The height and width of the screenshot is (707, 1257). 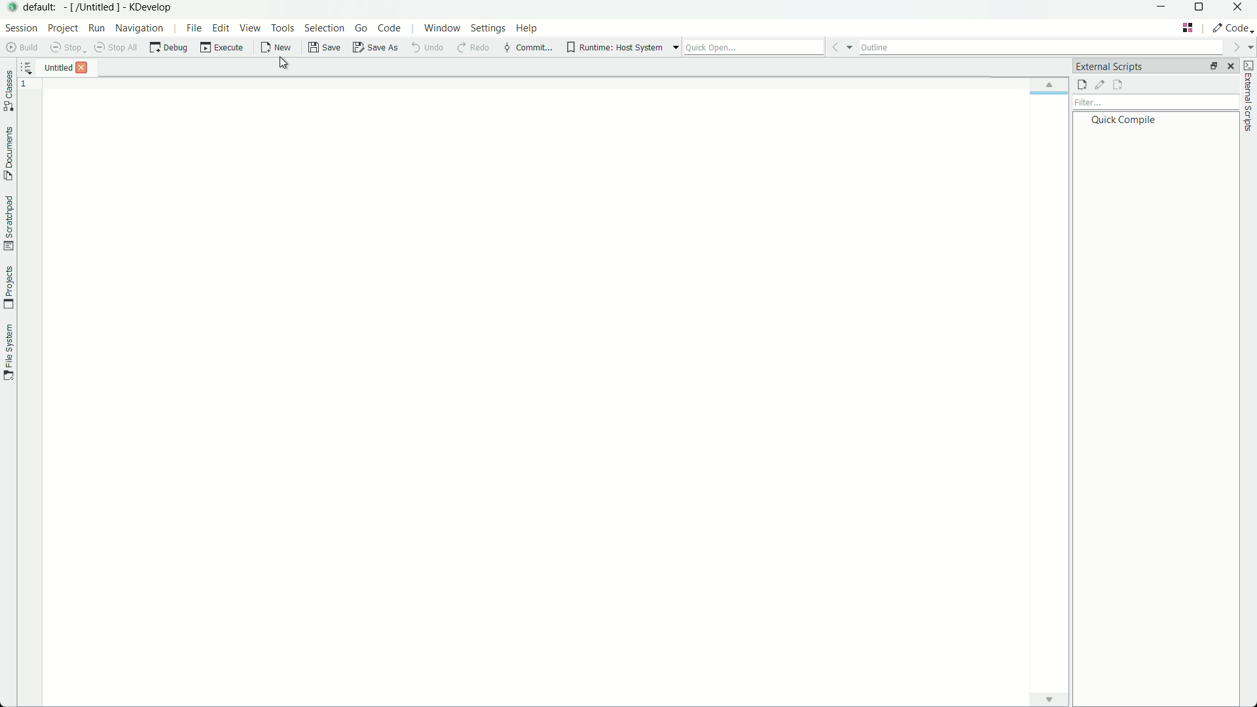 What do you see at coordinates (360, 27) in the screenshot?
I see `go menu` at bounding box center [360, 27].